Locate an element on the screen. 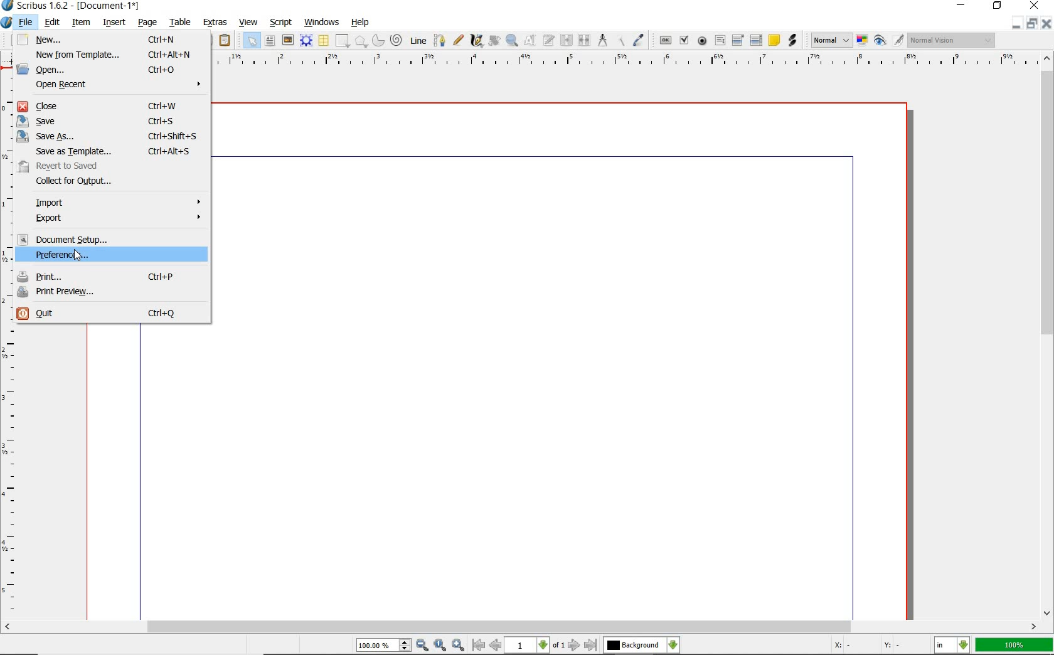 The image size is (1054, 655). rotate item is located at coordinates (494, 41).